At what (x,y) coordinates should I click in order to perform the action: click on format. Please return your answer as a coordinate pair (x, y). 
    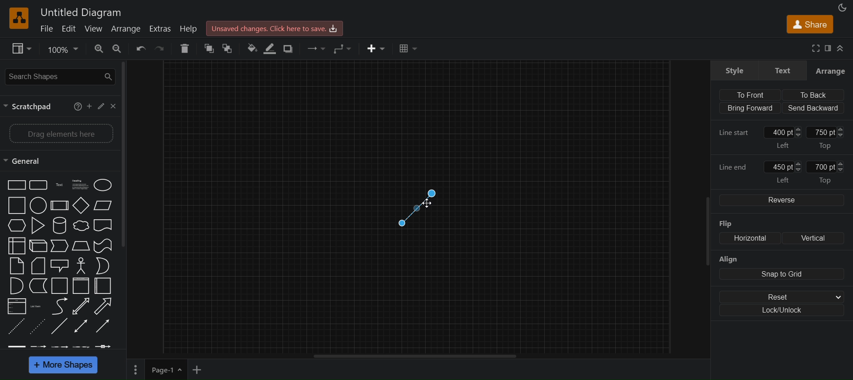
    Looking at the image, I should click on (829, 48).